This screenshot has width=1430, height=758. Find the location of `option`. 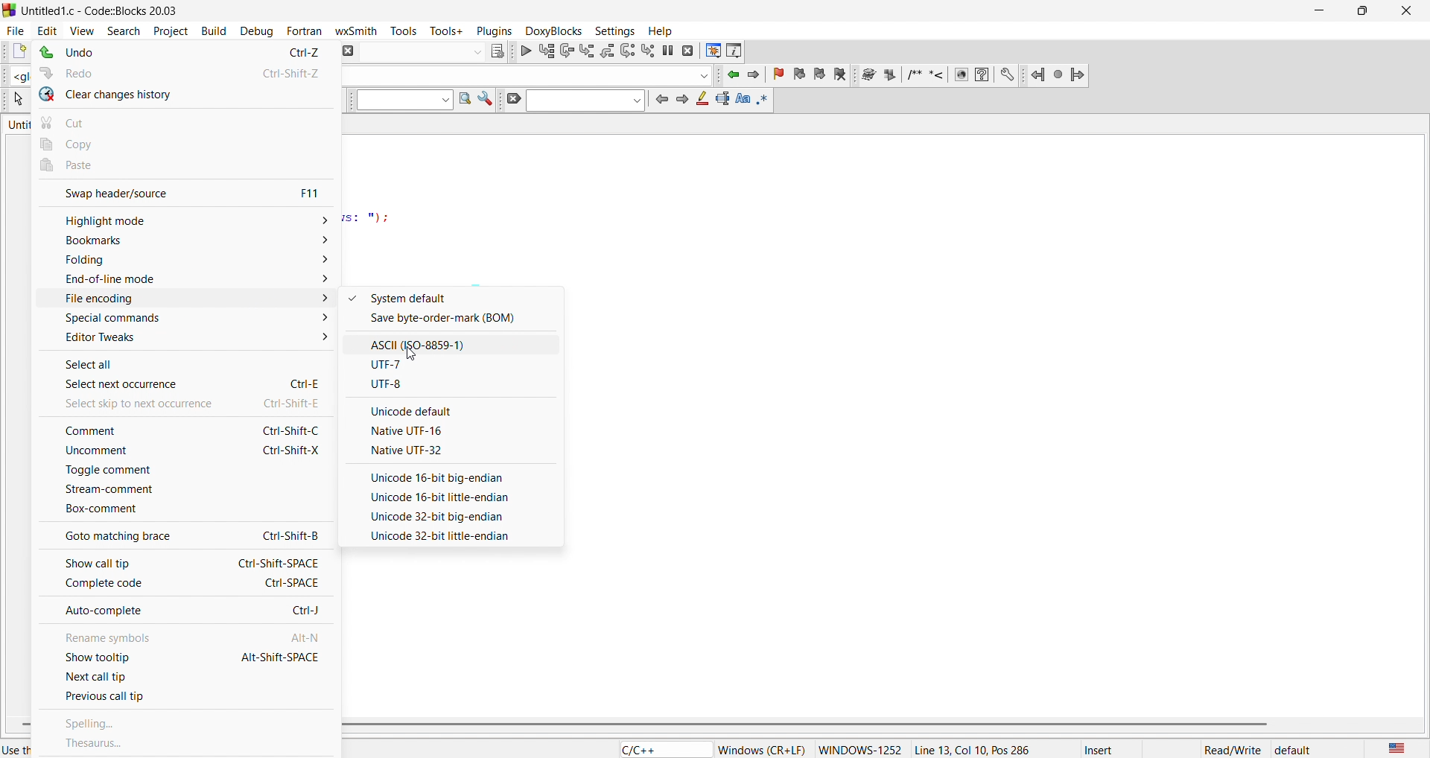

option is located at coordinates (457, 537).